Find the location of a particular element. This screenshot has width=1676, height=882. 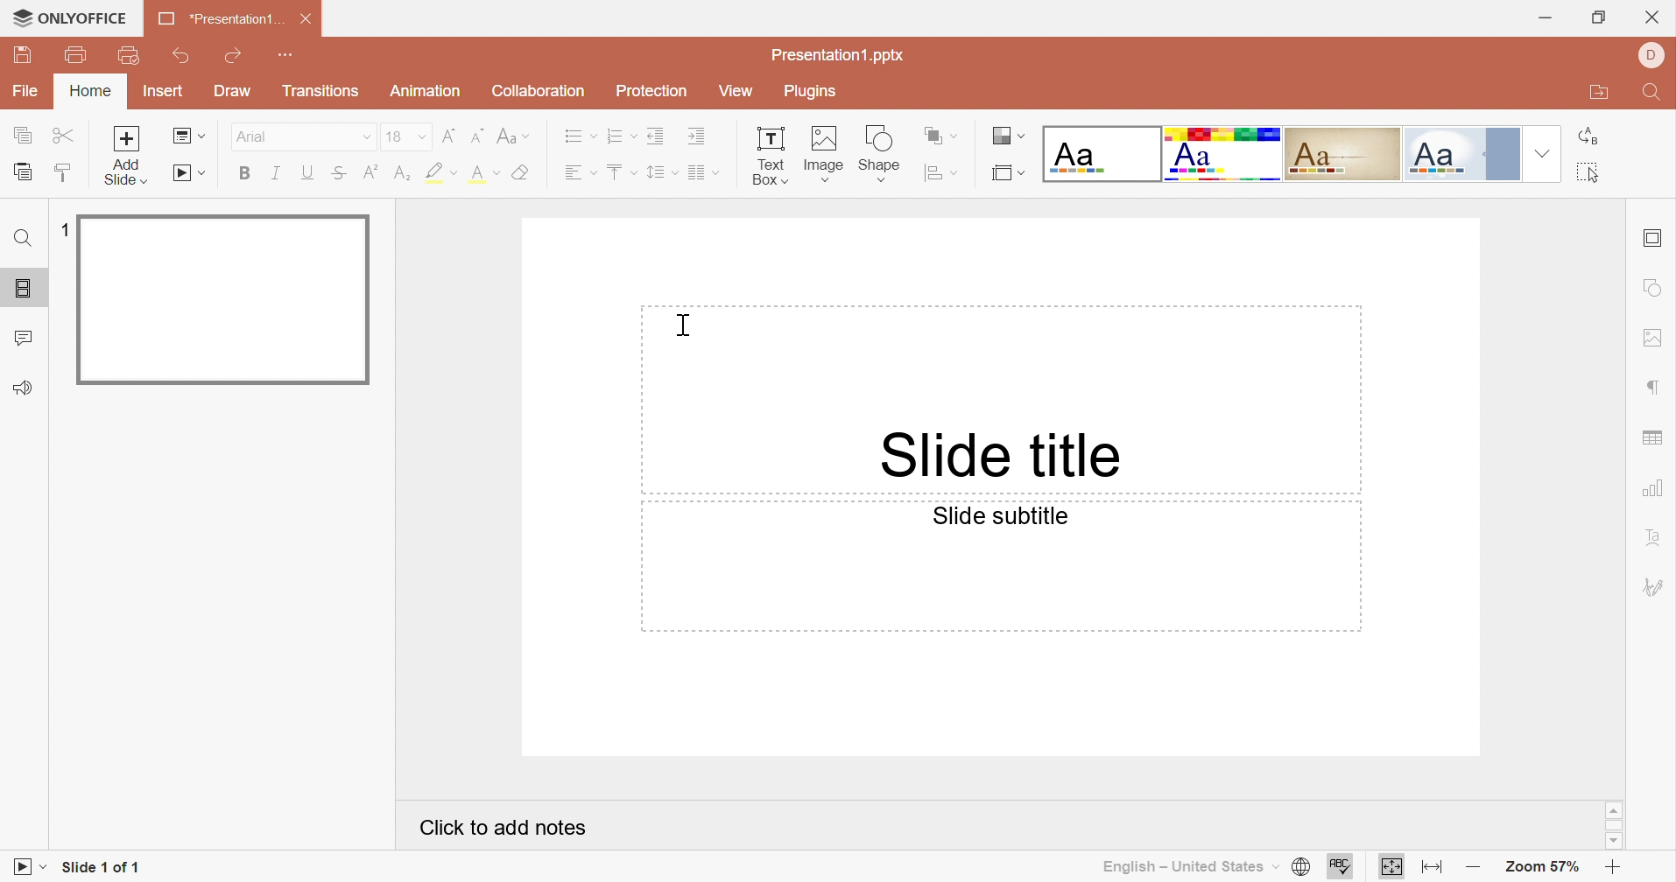

Find is located at coordinates (1651, 94).